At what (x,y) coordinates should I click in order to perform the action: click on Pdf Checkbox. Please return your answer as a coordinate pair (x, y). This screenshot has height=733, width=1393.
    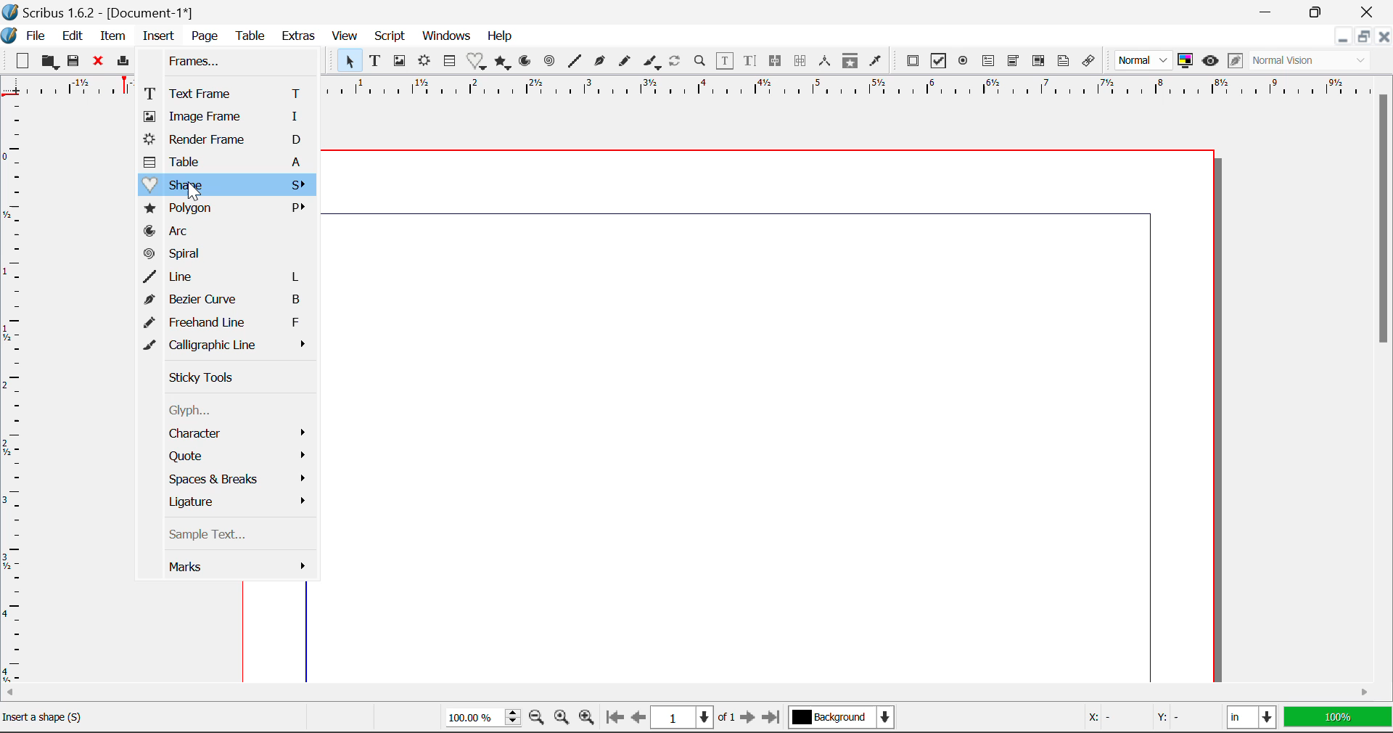
    Looking at the image, I should click on (940, 63).